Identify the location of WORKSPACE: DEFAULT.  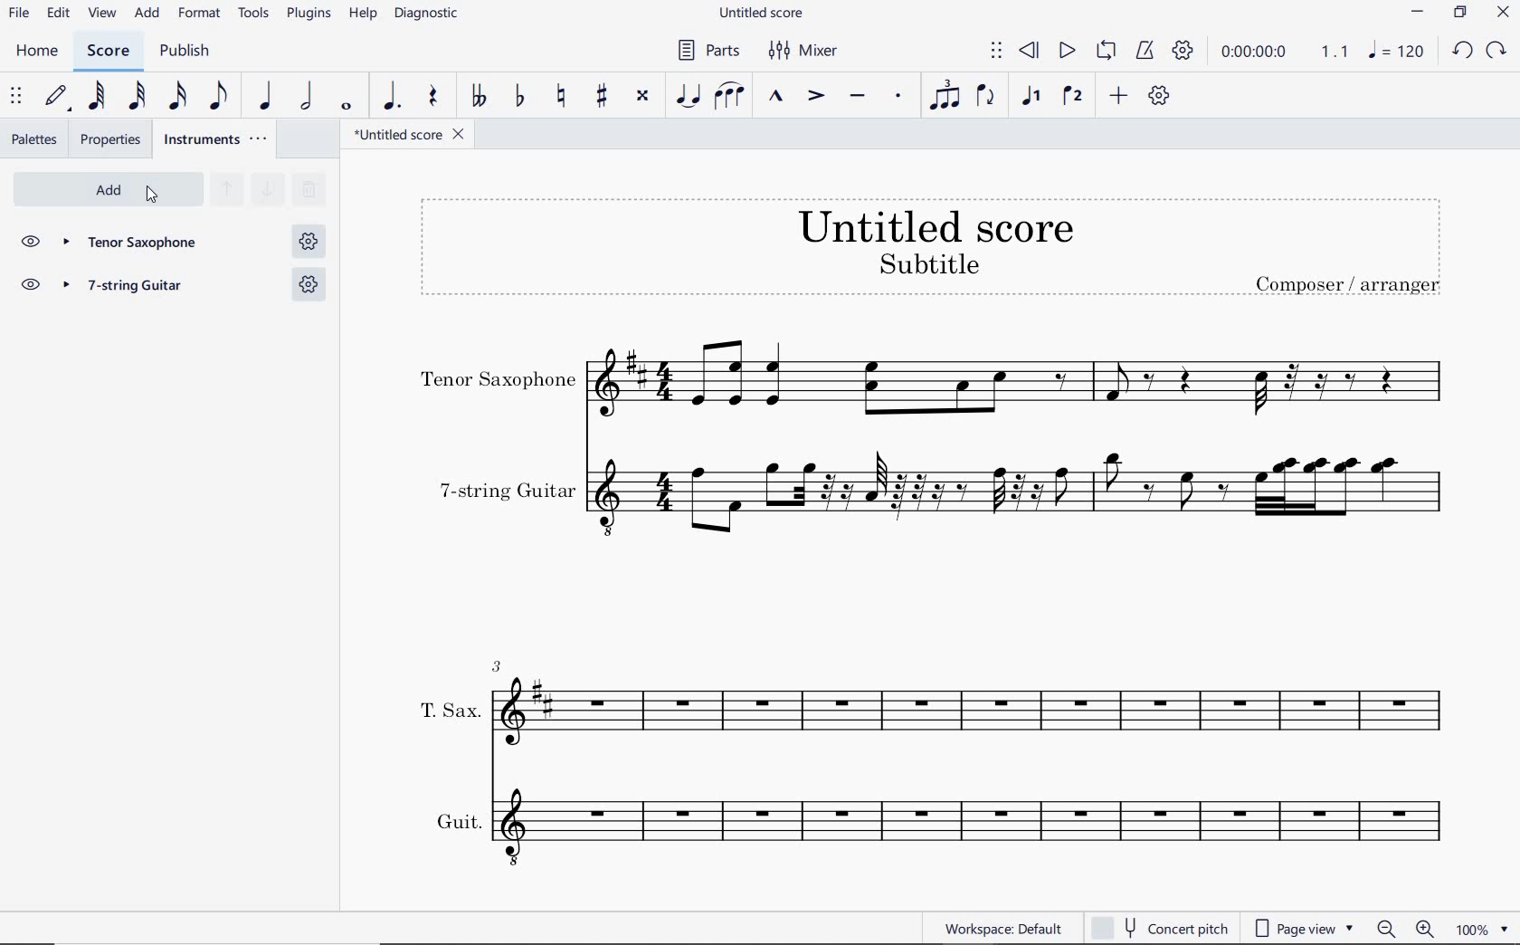
(1002, 926).